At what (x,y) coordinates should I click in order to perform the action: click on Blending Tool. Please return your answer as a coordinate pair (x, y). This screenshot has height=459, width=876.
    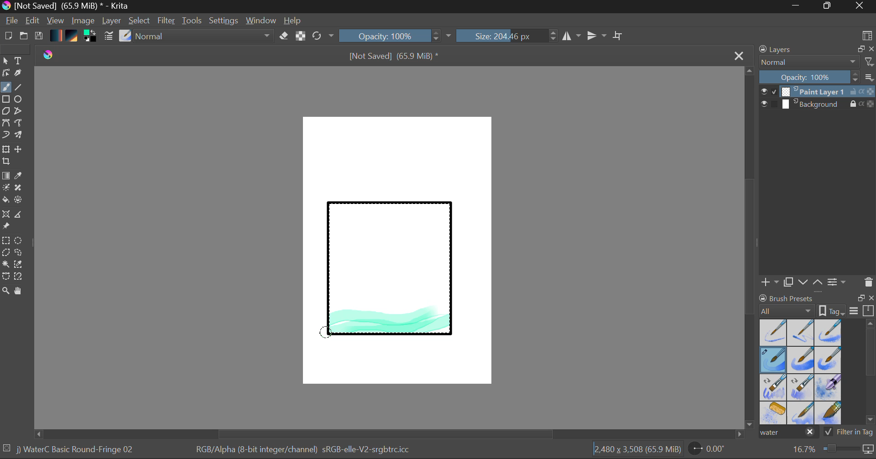
    Looking at the image, I should click on (205, 37).